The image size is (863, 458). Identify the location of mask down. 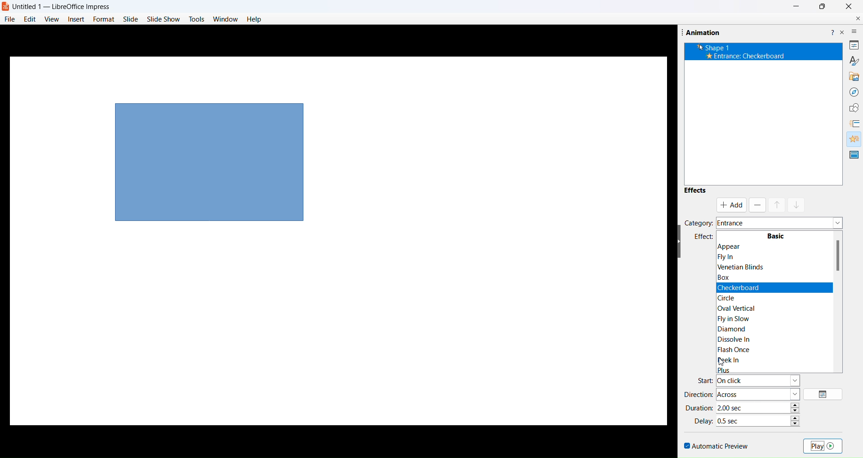
(798, 204).